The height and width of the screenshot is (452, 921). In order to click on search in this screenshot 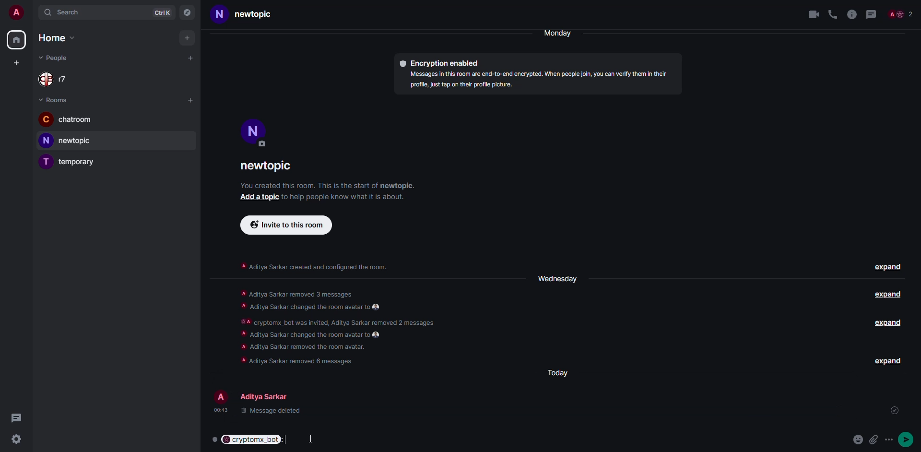, I will do `click(65, 13)`.